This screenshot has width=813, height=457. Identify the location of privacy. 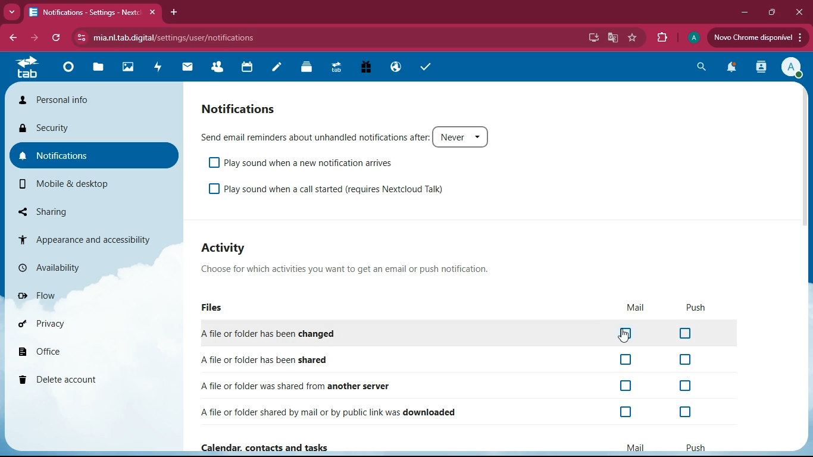
(71, 324).